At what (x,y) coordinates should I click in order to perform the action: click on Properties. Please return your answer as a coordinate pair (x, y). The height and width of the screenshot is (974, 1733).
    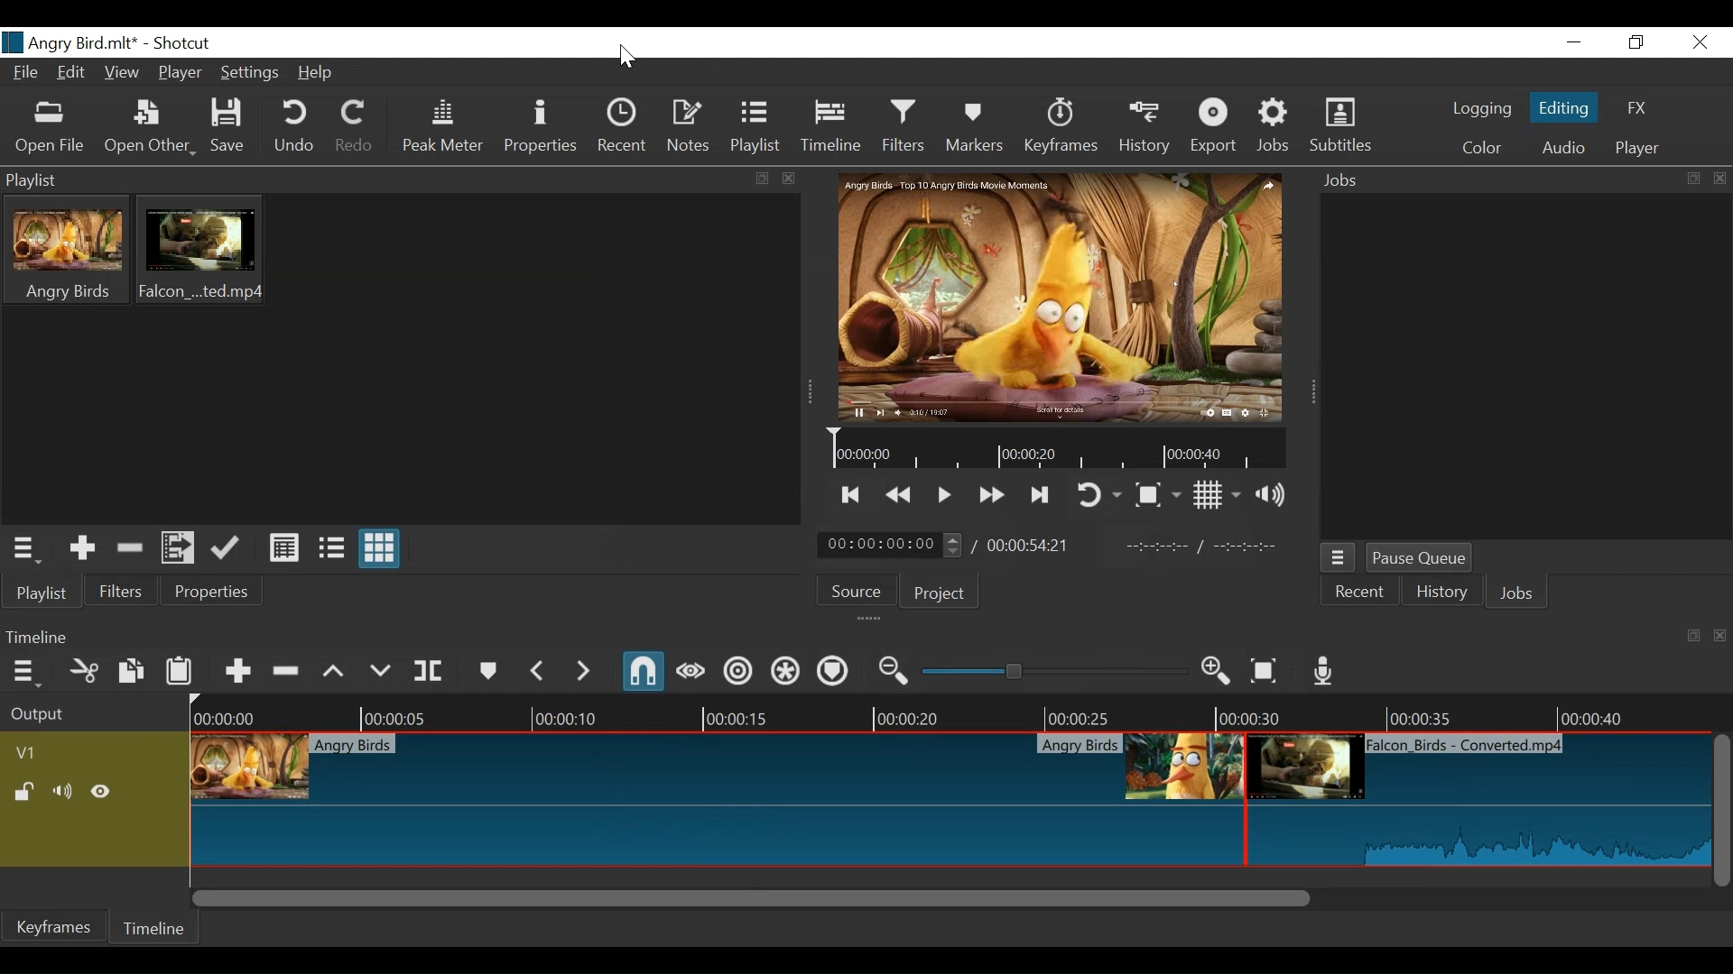
    Looking at the image, I should click on (540, 128).